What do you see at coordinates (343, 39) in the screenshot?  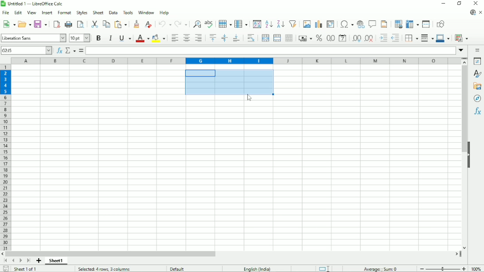 I see `Format as date` at bounding box center [343, 39].